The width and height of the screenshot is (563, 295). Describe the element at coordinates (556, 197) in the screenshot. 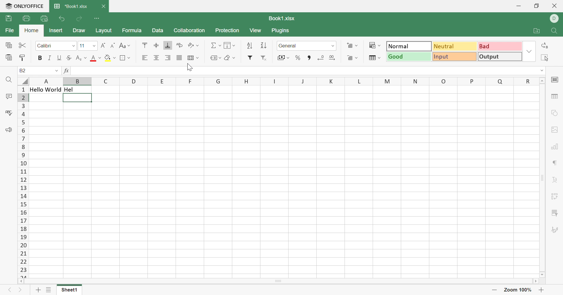

I see `Pivot table settings` at that location.